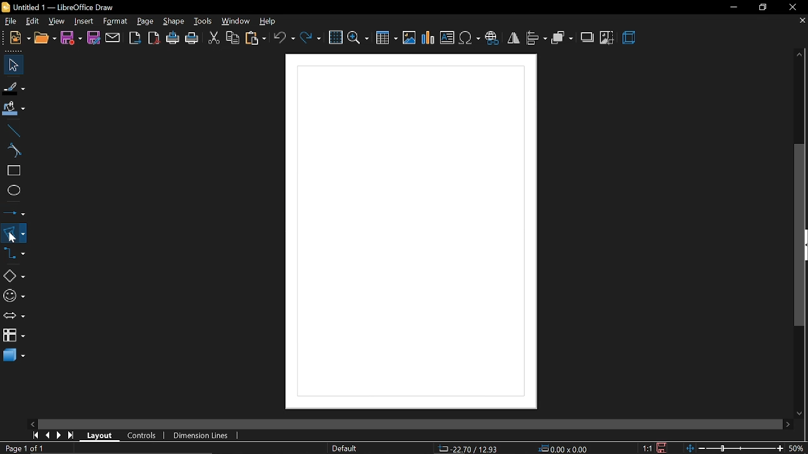  I want to click on change zoom, so click(734, 447).